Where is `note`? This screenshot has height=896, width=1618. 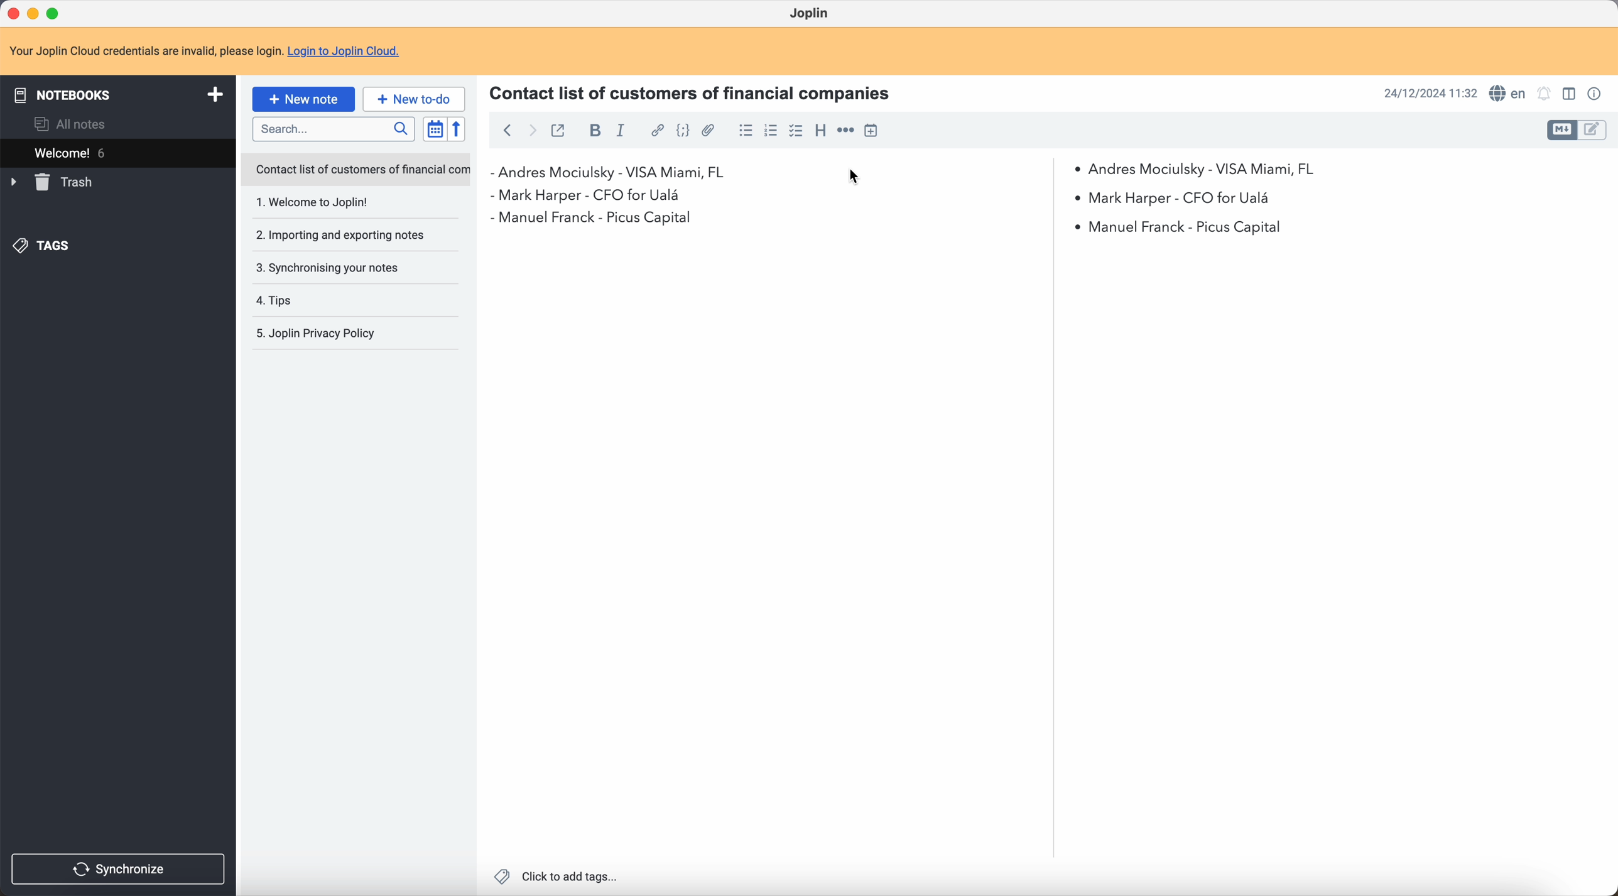
note is located at coordinates (204, 48).